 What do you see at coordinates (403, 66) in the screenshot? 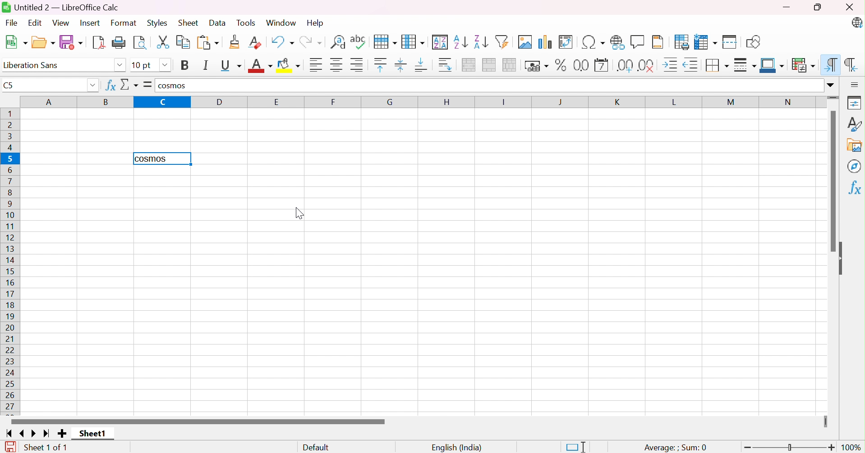
I see `Center Vertically` at bounding box center [403, 66].